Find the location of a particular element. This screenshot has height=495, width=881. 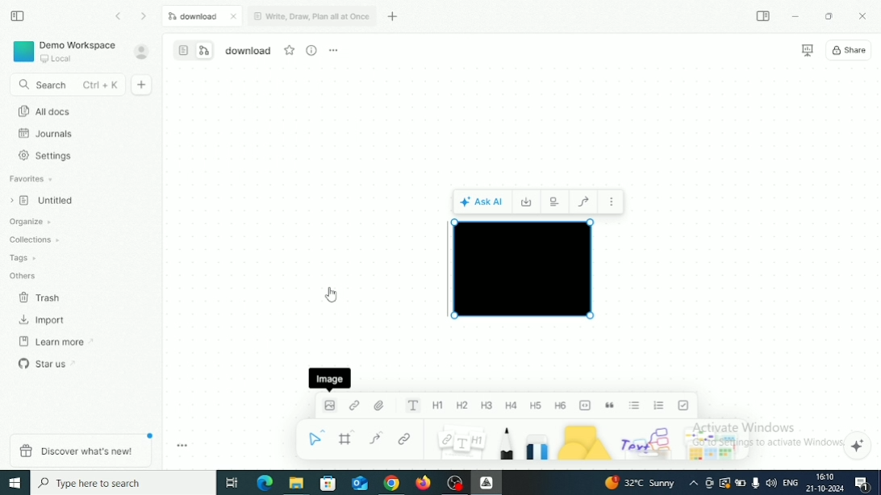

Bulleted list is located at coordinates (635, 406).